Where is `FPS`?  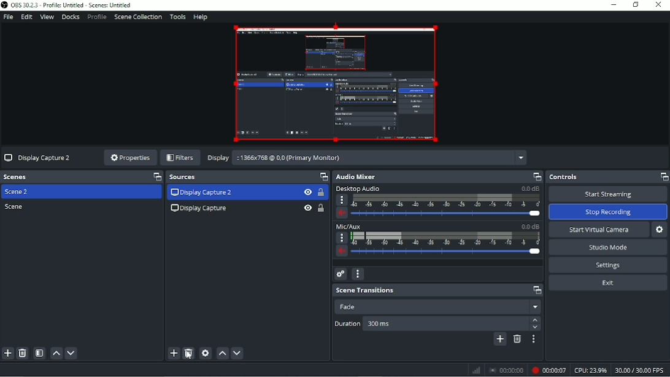 FPS is located at coordinates (641, 371).